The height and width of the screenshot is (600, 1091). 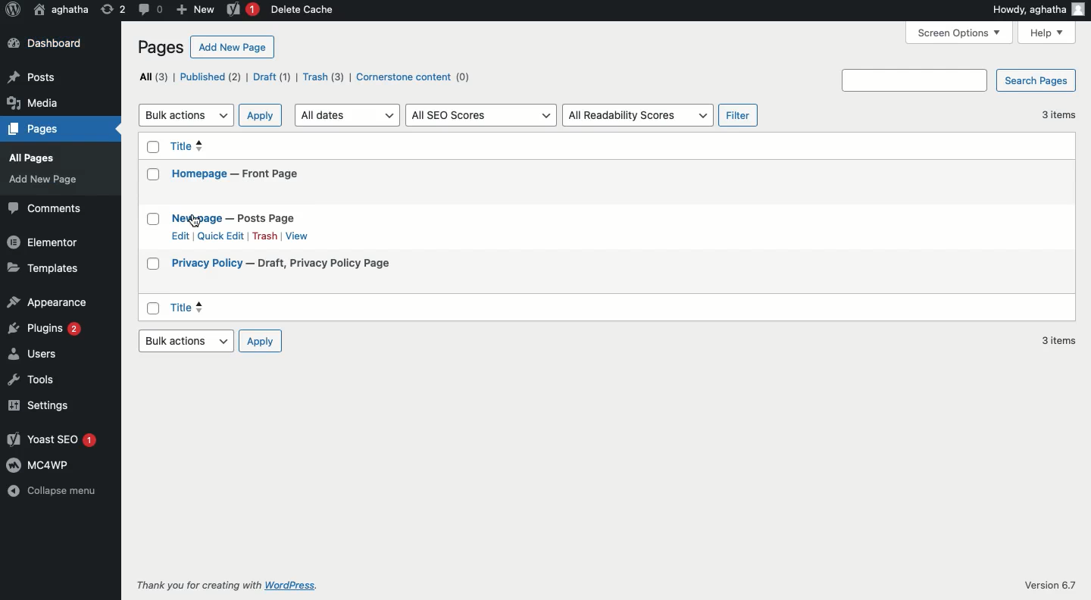 I want to click on Screen options, so click(x=960, y=32).